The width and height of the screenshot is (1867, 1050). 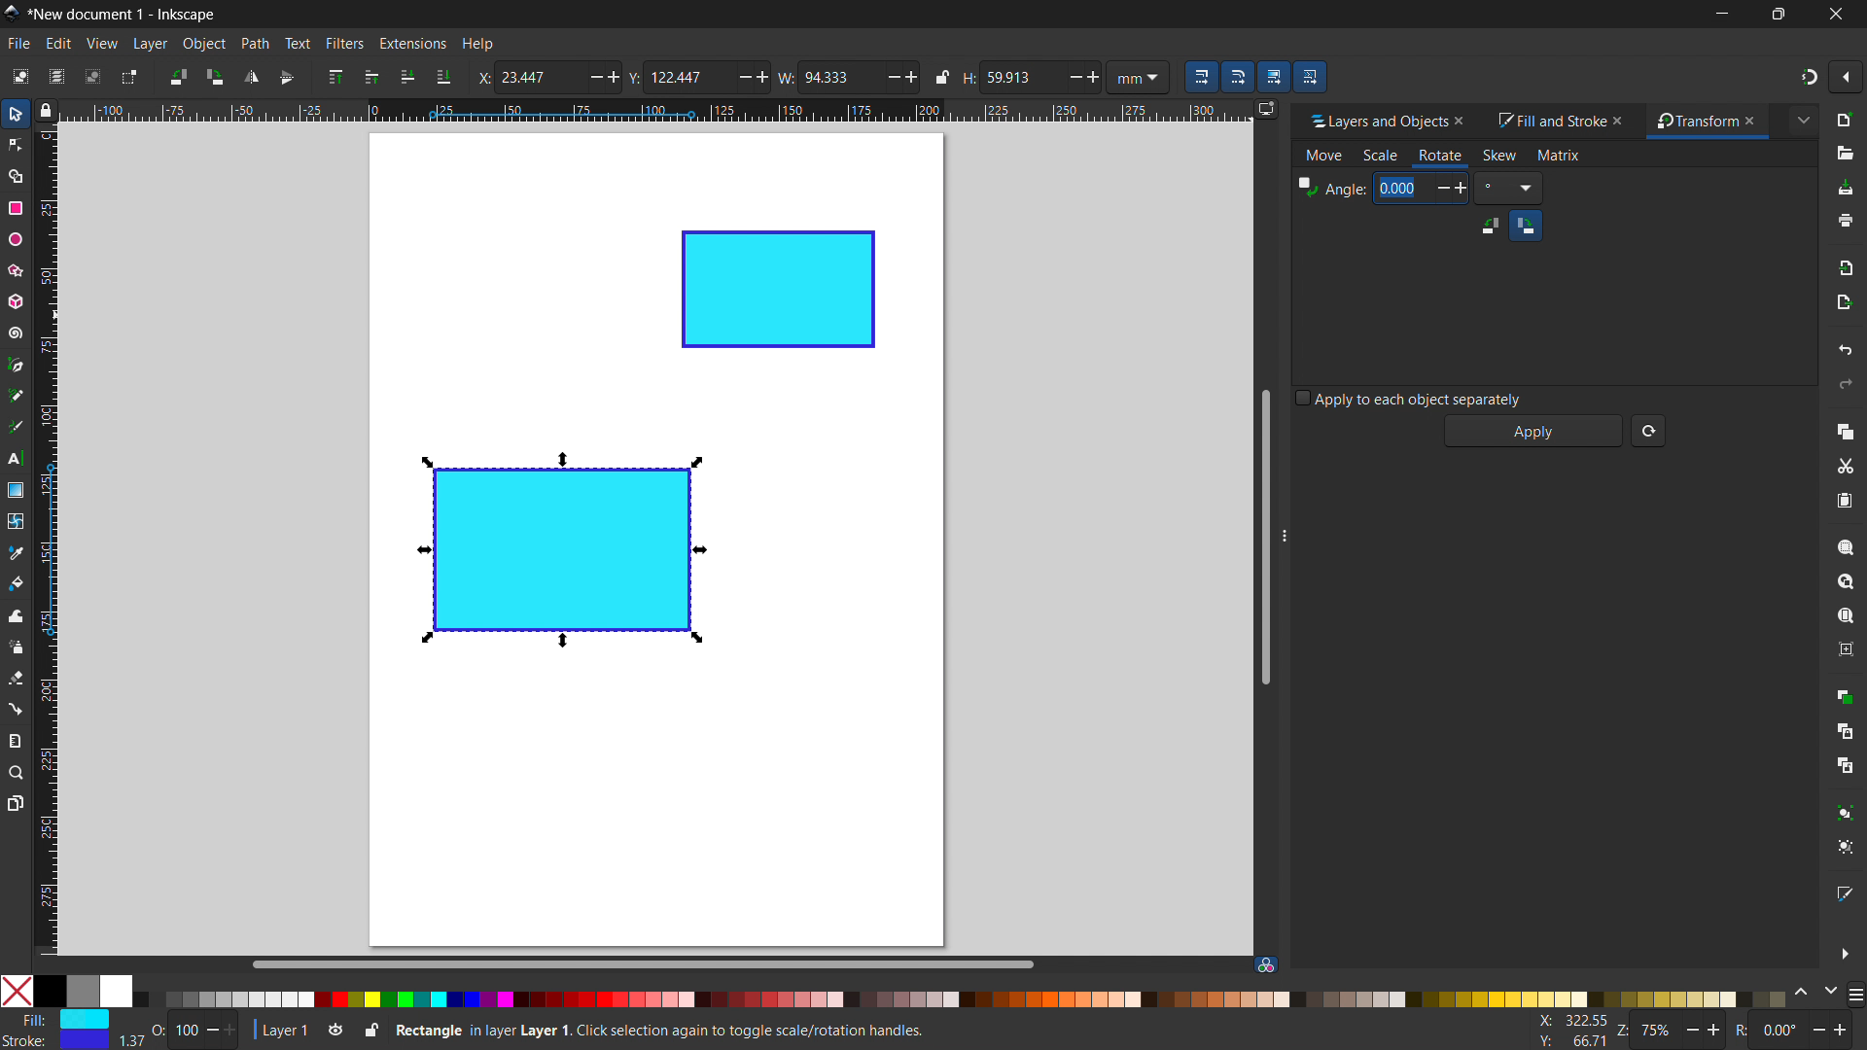 What do you see at coordinates (1310, 76) in the screenshot?
I see `move patterns along with the objects` at bounding box center [1310, 76].